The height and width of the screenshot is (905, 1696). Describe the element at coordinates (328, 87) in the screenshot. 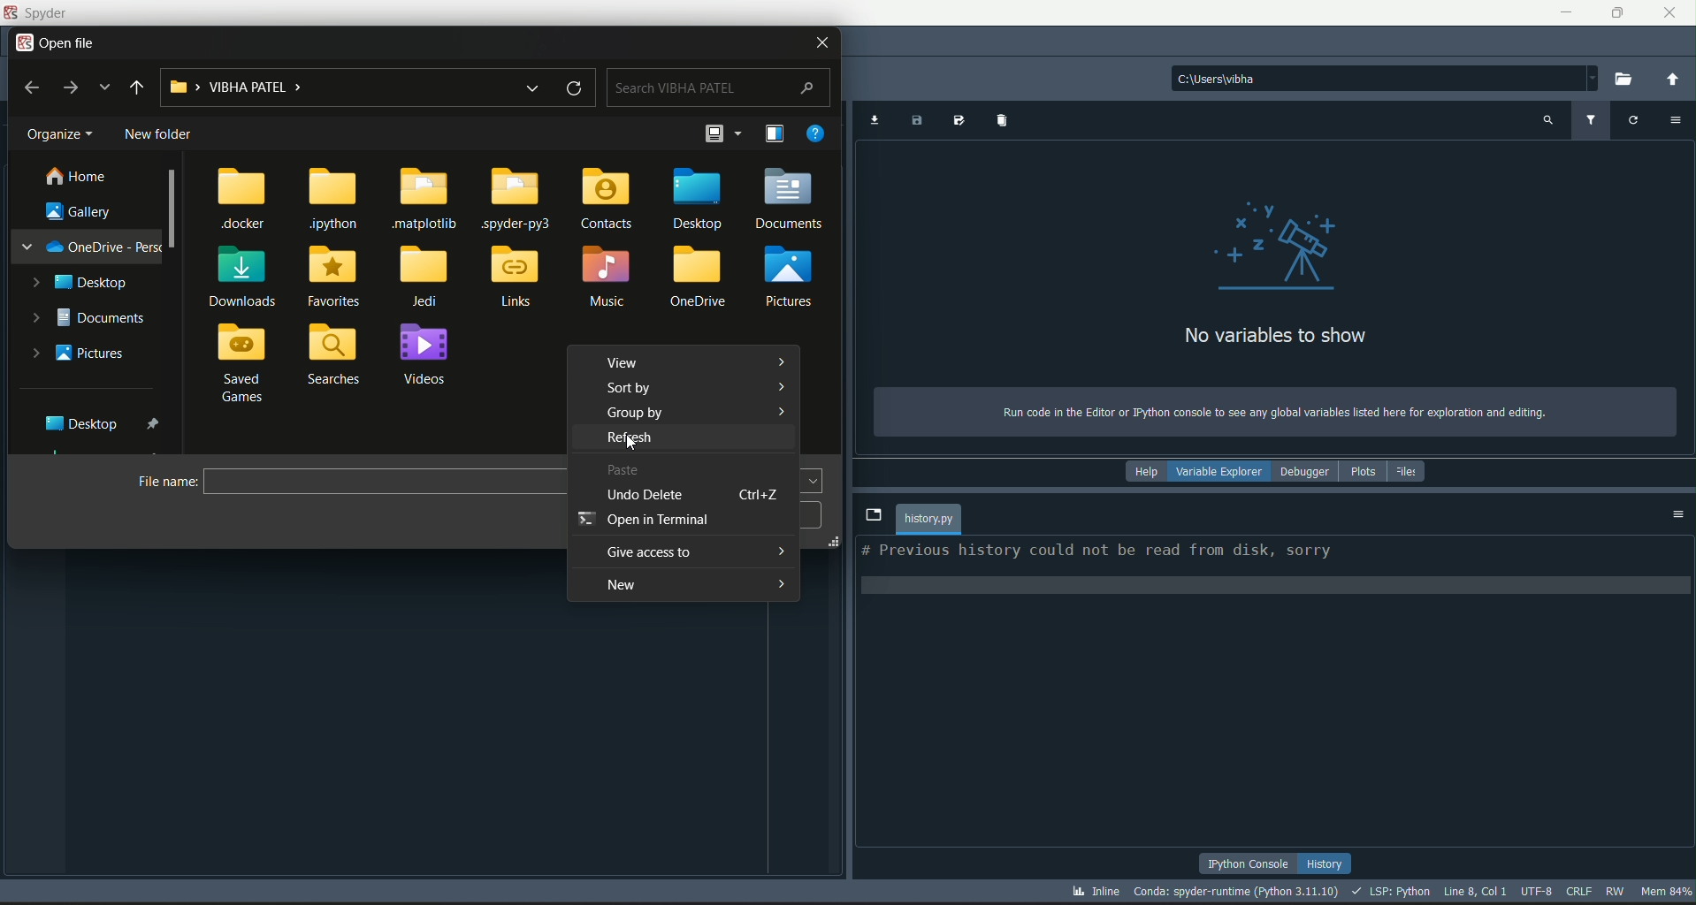

I see `file path` at that location.